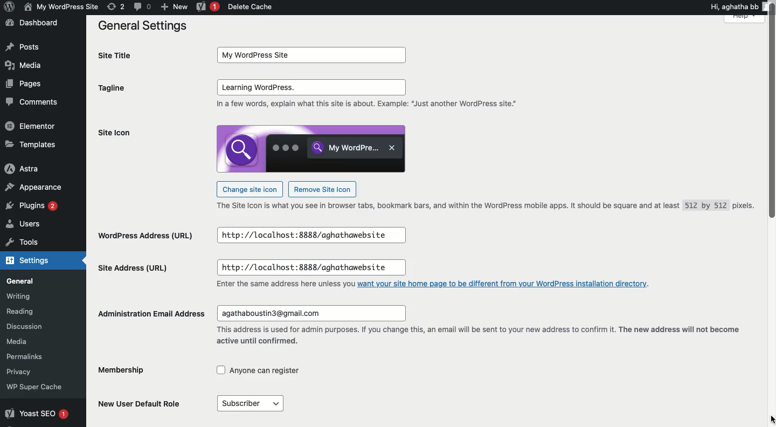 Image resolution: width=776 pixels, height=427 pixels. What do you see at coordinates (319, 236) in the screenshot?
I see ` http: //localhost :8888/aghathawebsite ` at bounding box center [319, 236].